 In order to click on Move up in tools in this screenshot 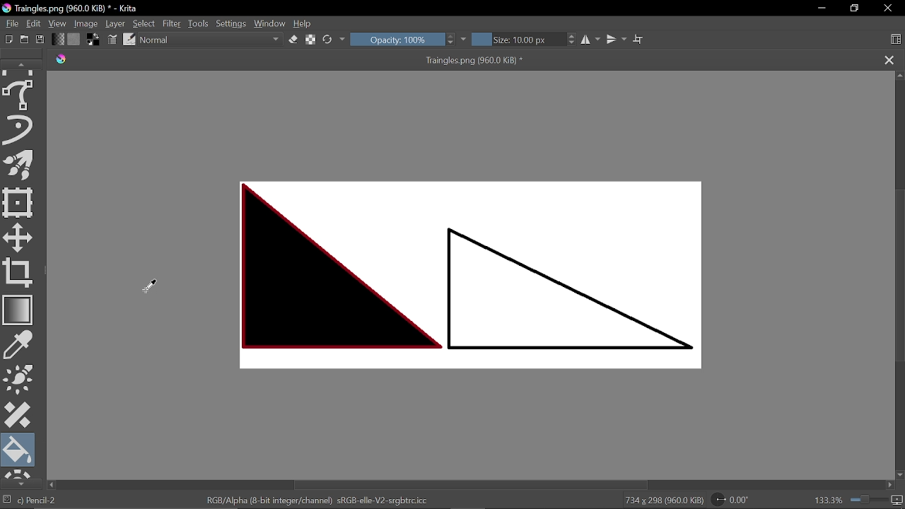, I will do `click(23, 65)`.